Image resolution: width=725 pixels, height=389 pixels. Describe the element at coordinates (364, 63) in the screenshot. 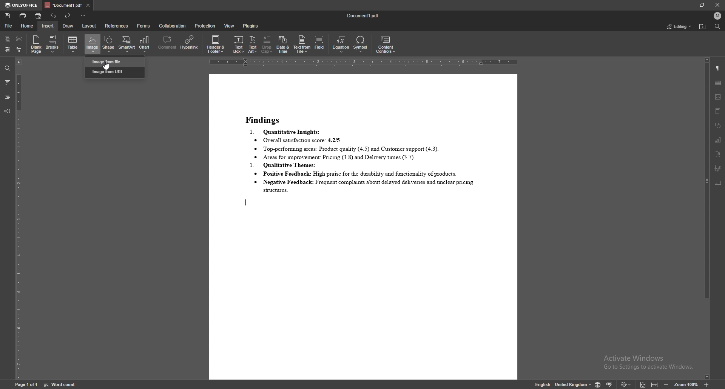

I see `horizontal scale` at that location.